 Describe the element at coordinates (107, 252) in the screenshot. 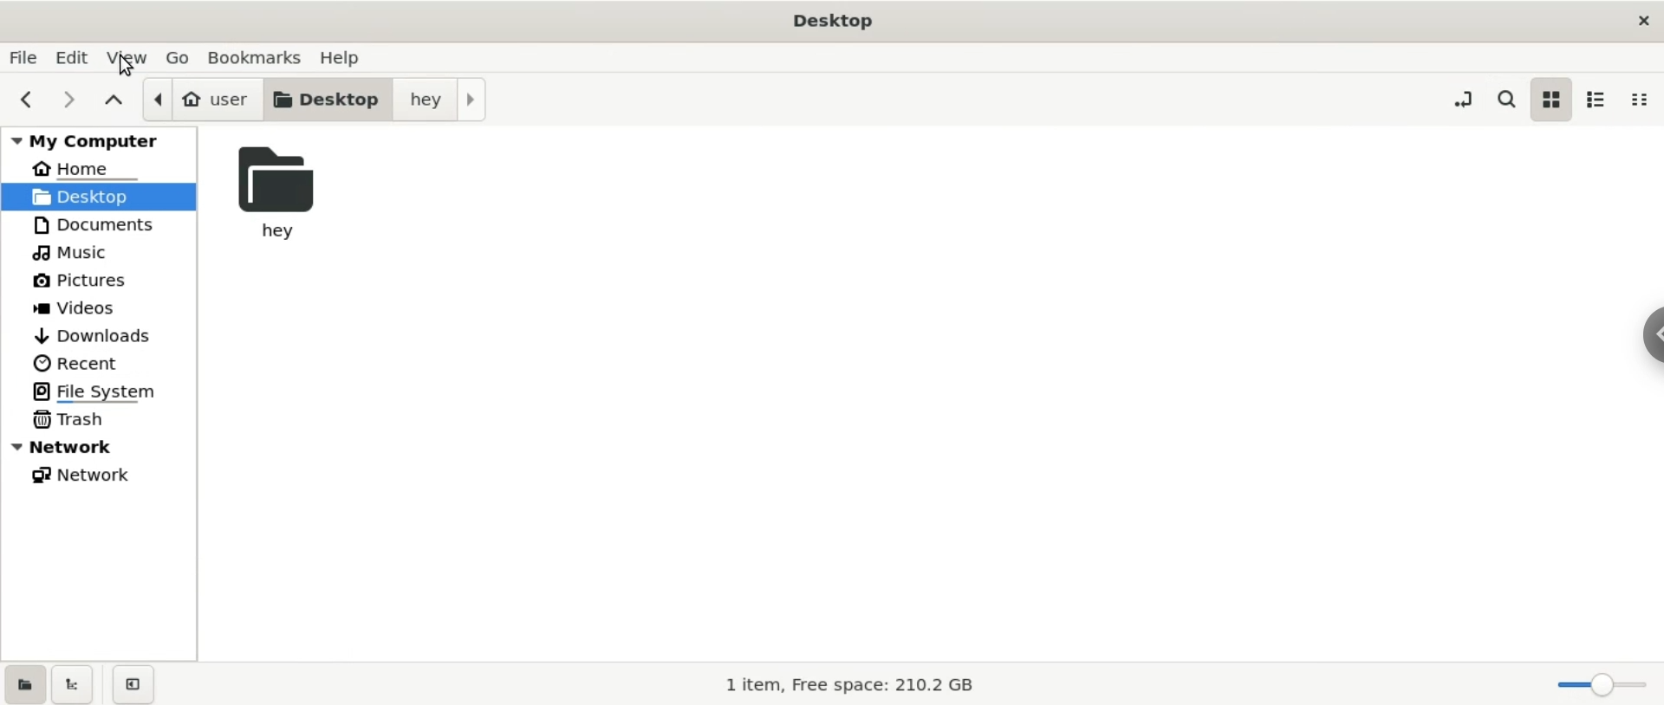

I see `music` at that location.